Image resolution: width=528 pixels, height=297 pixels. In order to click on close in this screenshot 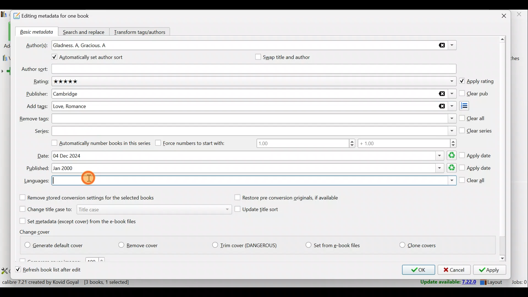, I will do `click(519, 15)`.